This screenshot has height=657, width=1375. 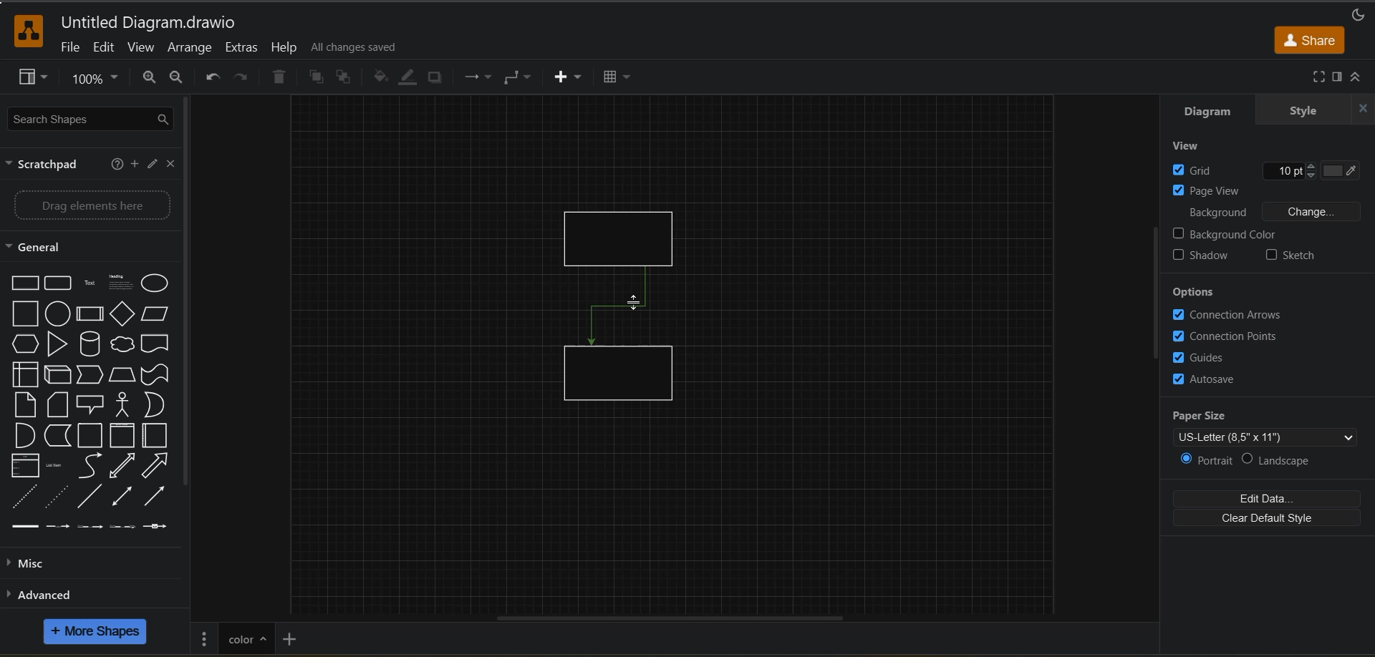 I want to click on Data Storage, so click(x=59, y=436).